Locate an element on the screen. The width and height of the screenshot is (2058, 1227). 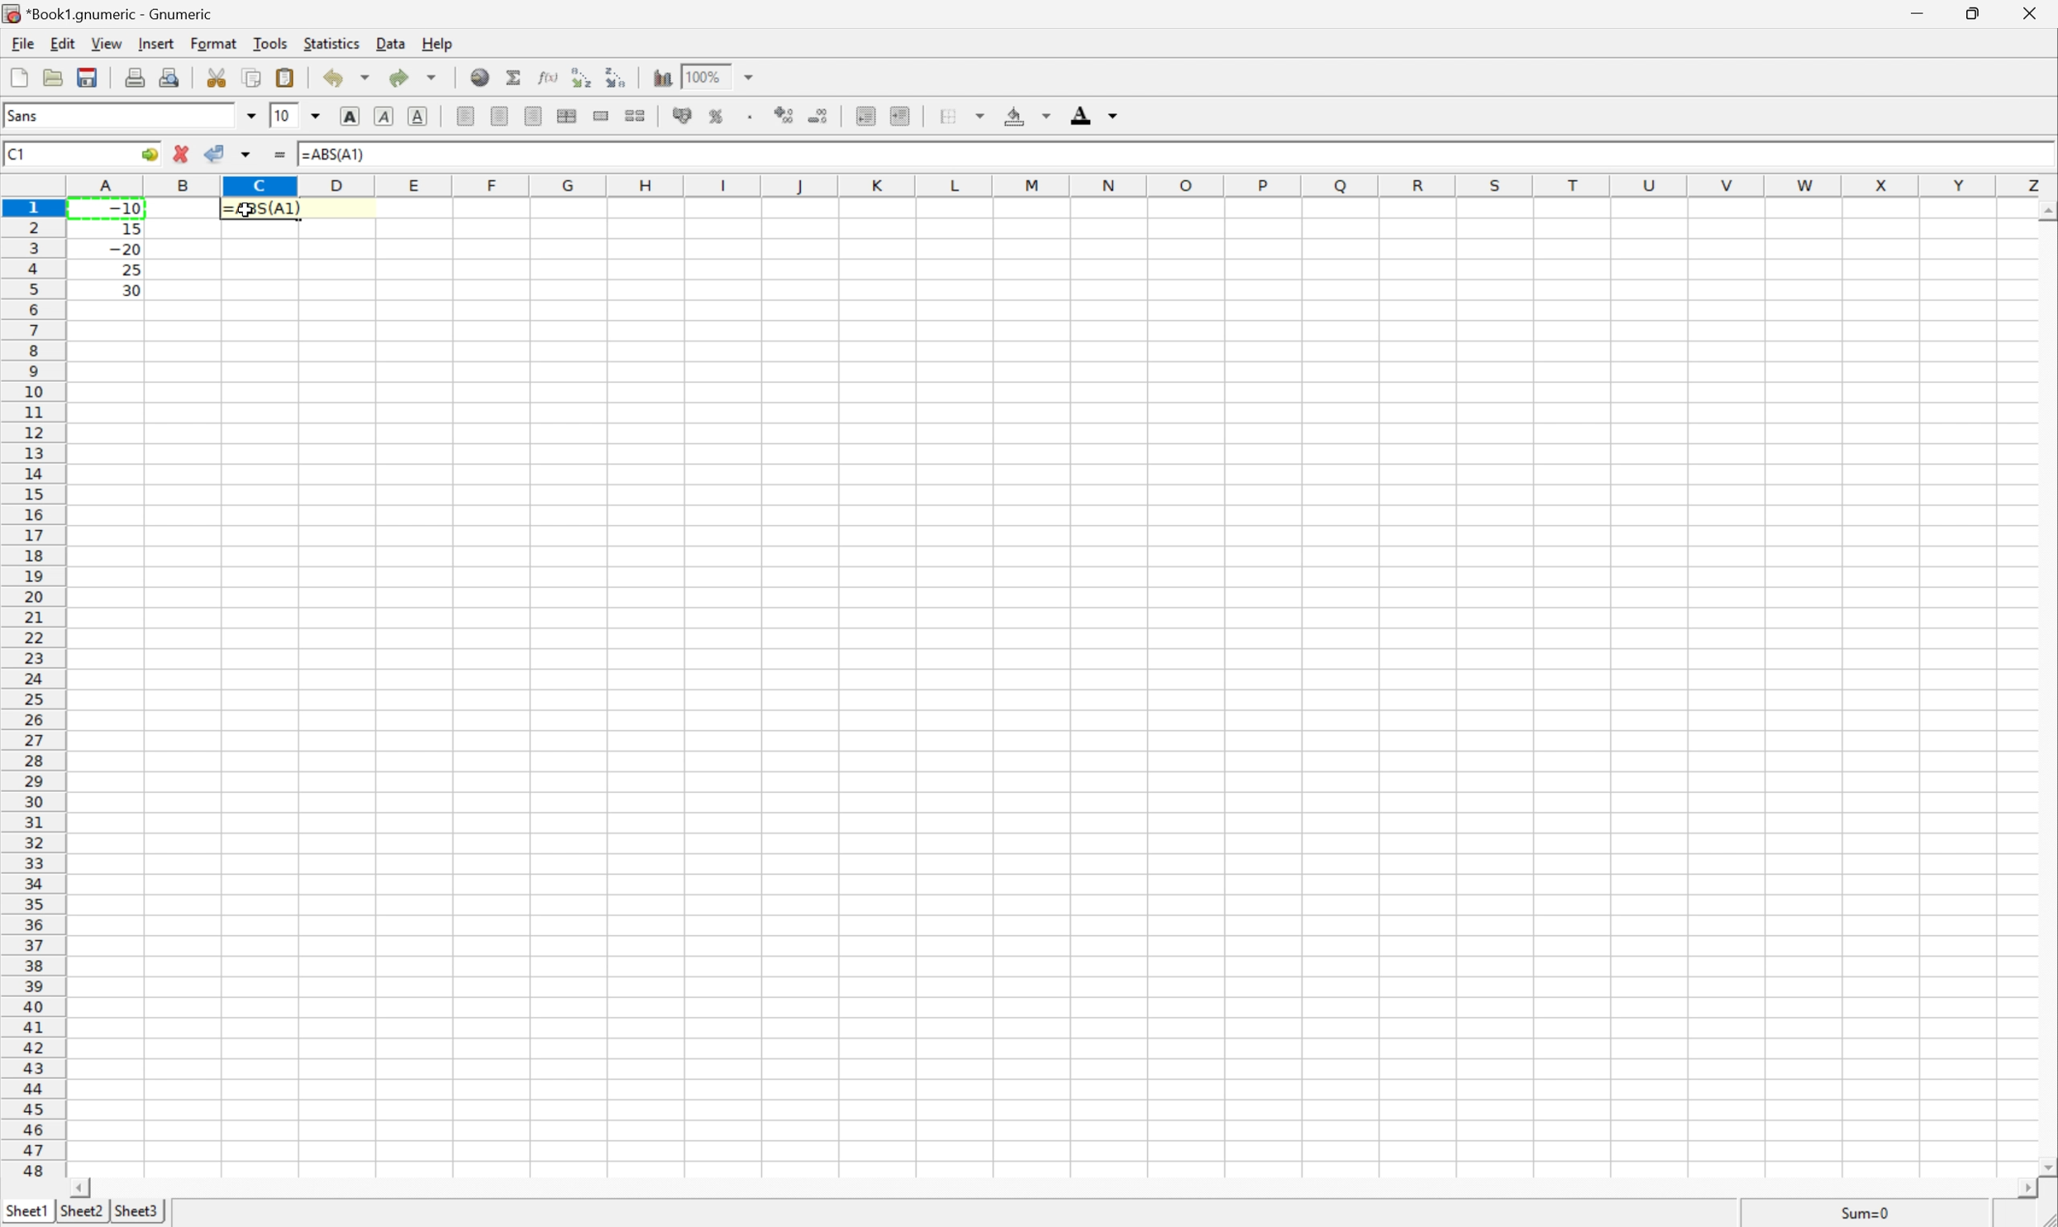
Accept change in multiple cells is located at coordinates (250, 155).